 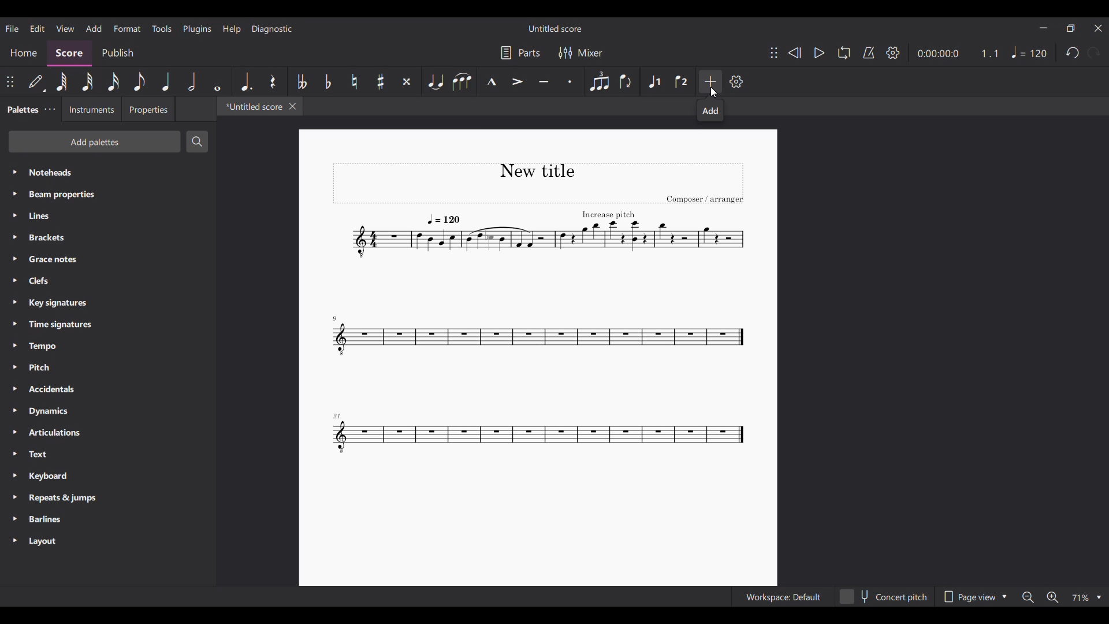 What do you see at coordinates (711, 81) in the screenshot?
I see `Add` at bounding box center [711, 81].